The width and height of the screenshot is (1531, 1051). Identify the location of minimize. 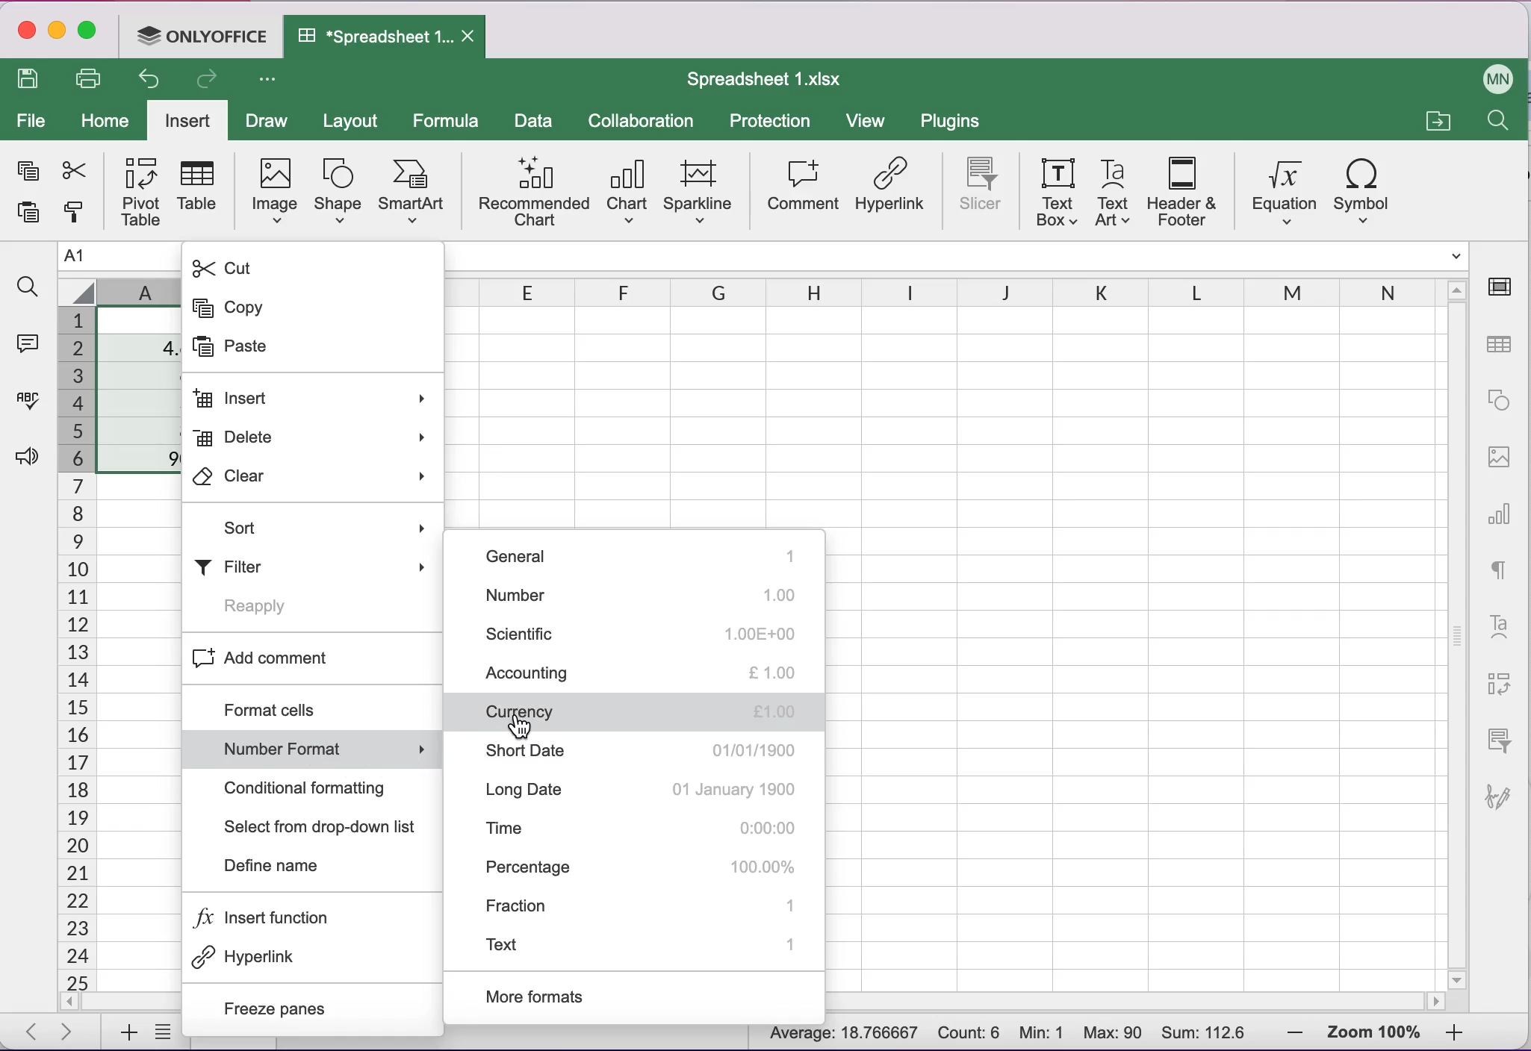
(58, 33).